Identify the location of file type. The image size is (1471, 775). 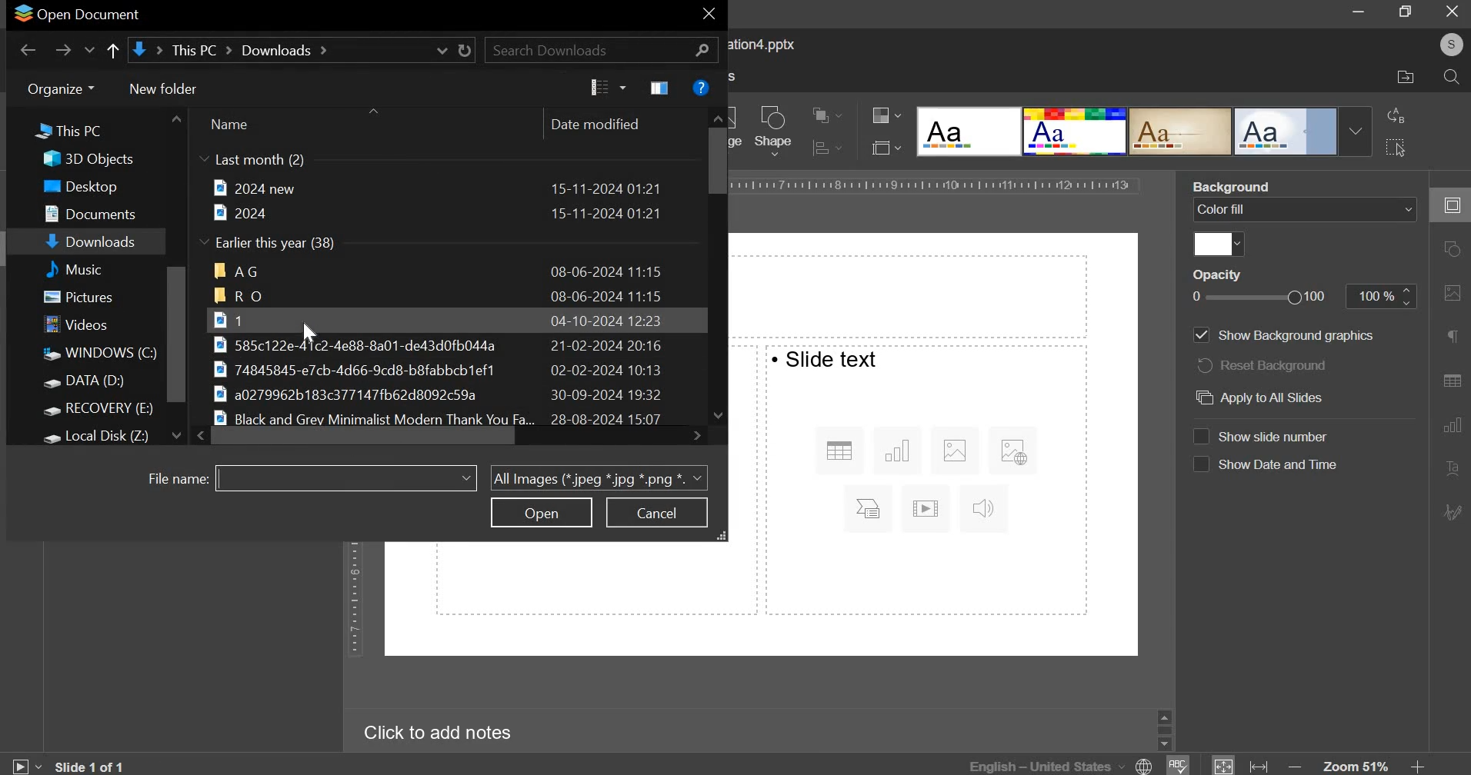
(599, 477).